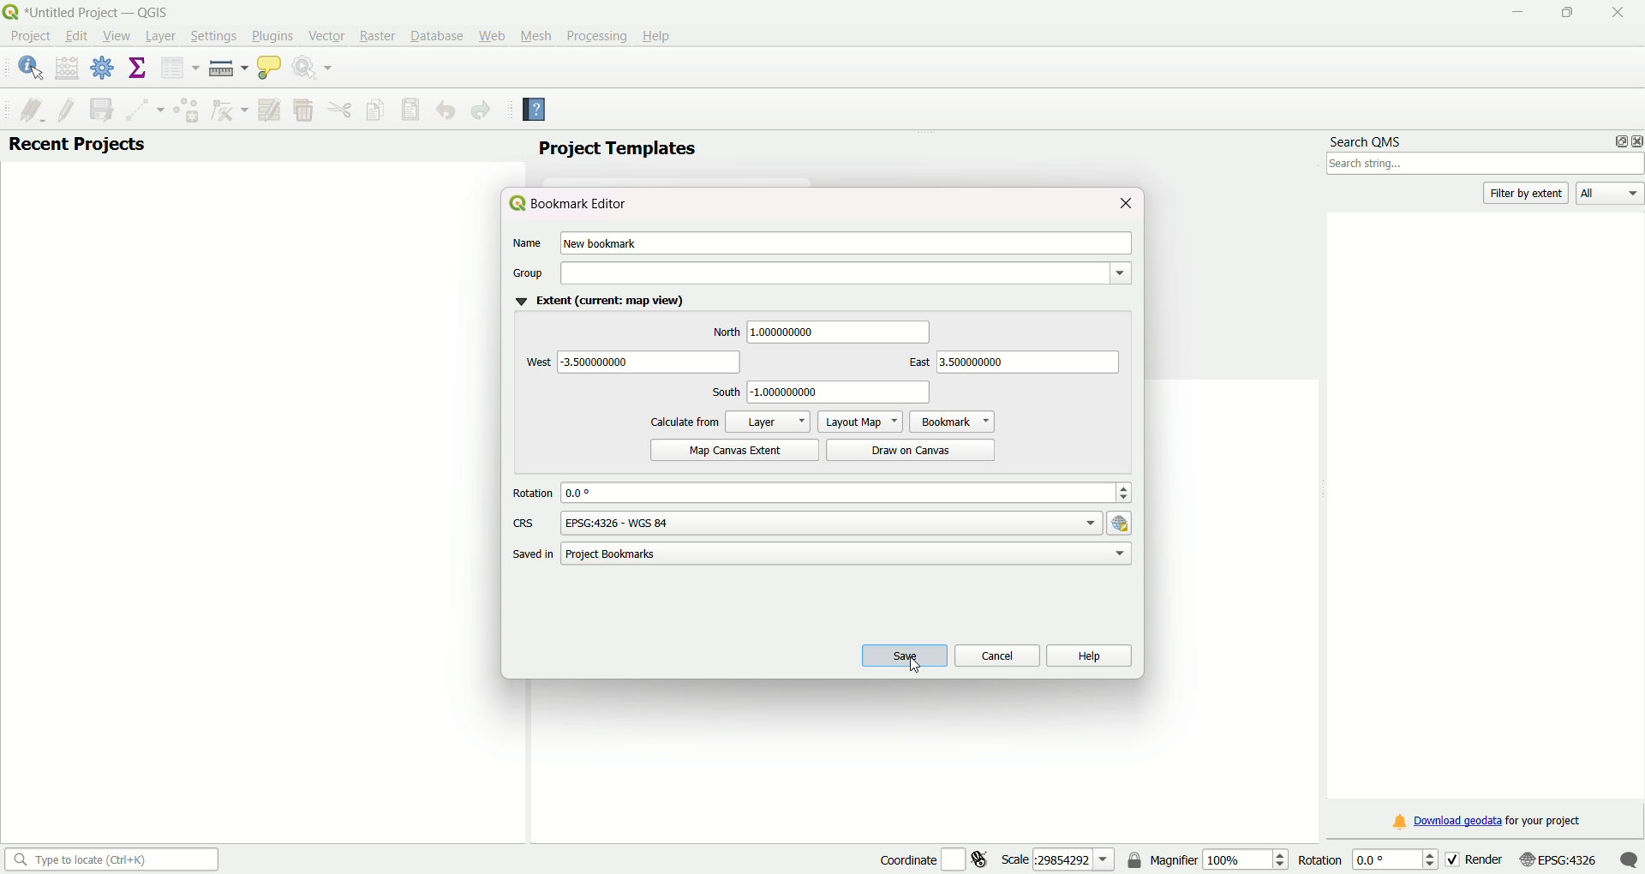 The image size is (1645, 874). I want to click on Mesh, so click(534, 35).